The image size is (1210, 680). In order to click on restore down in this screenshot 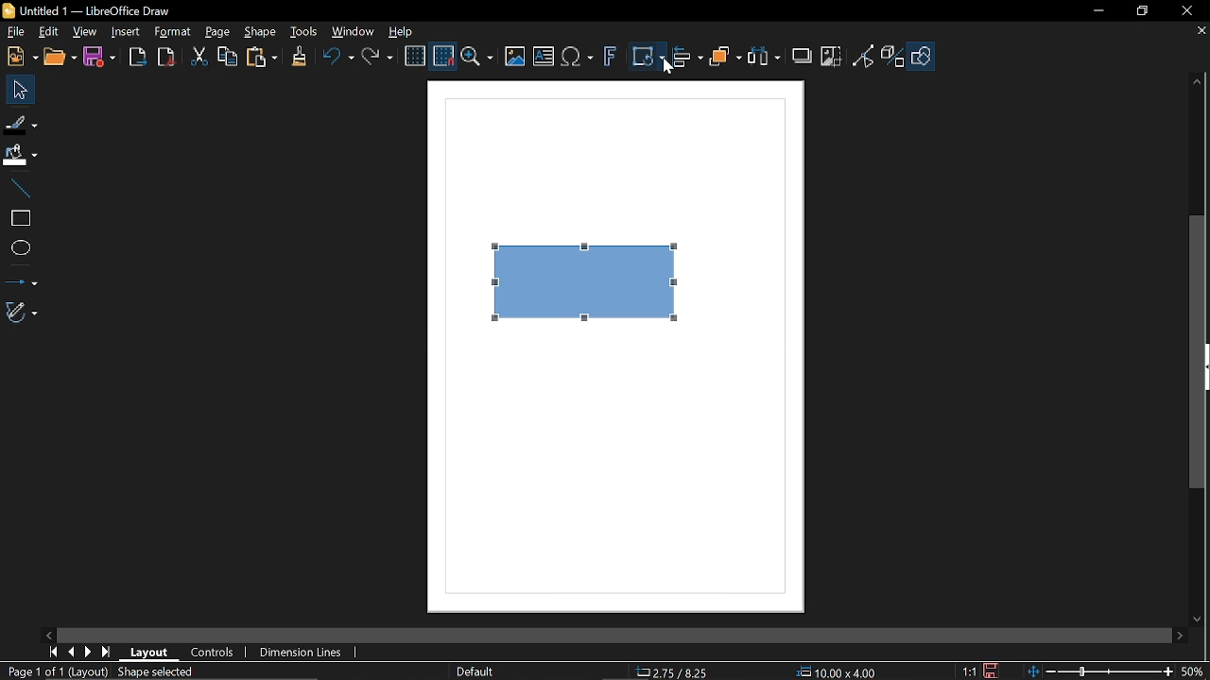, I will do `click(1140, 12)`.